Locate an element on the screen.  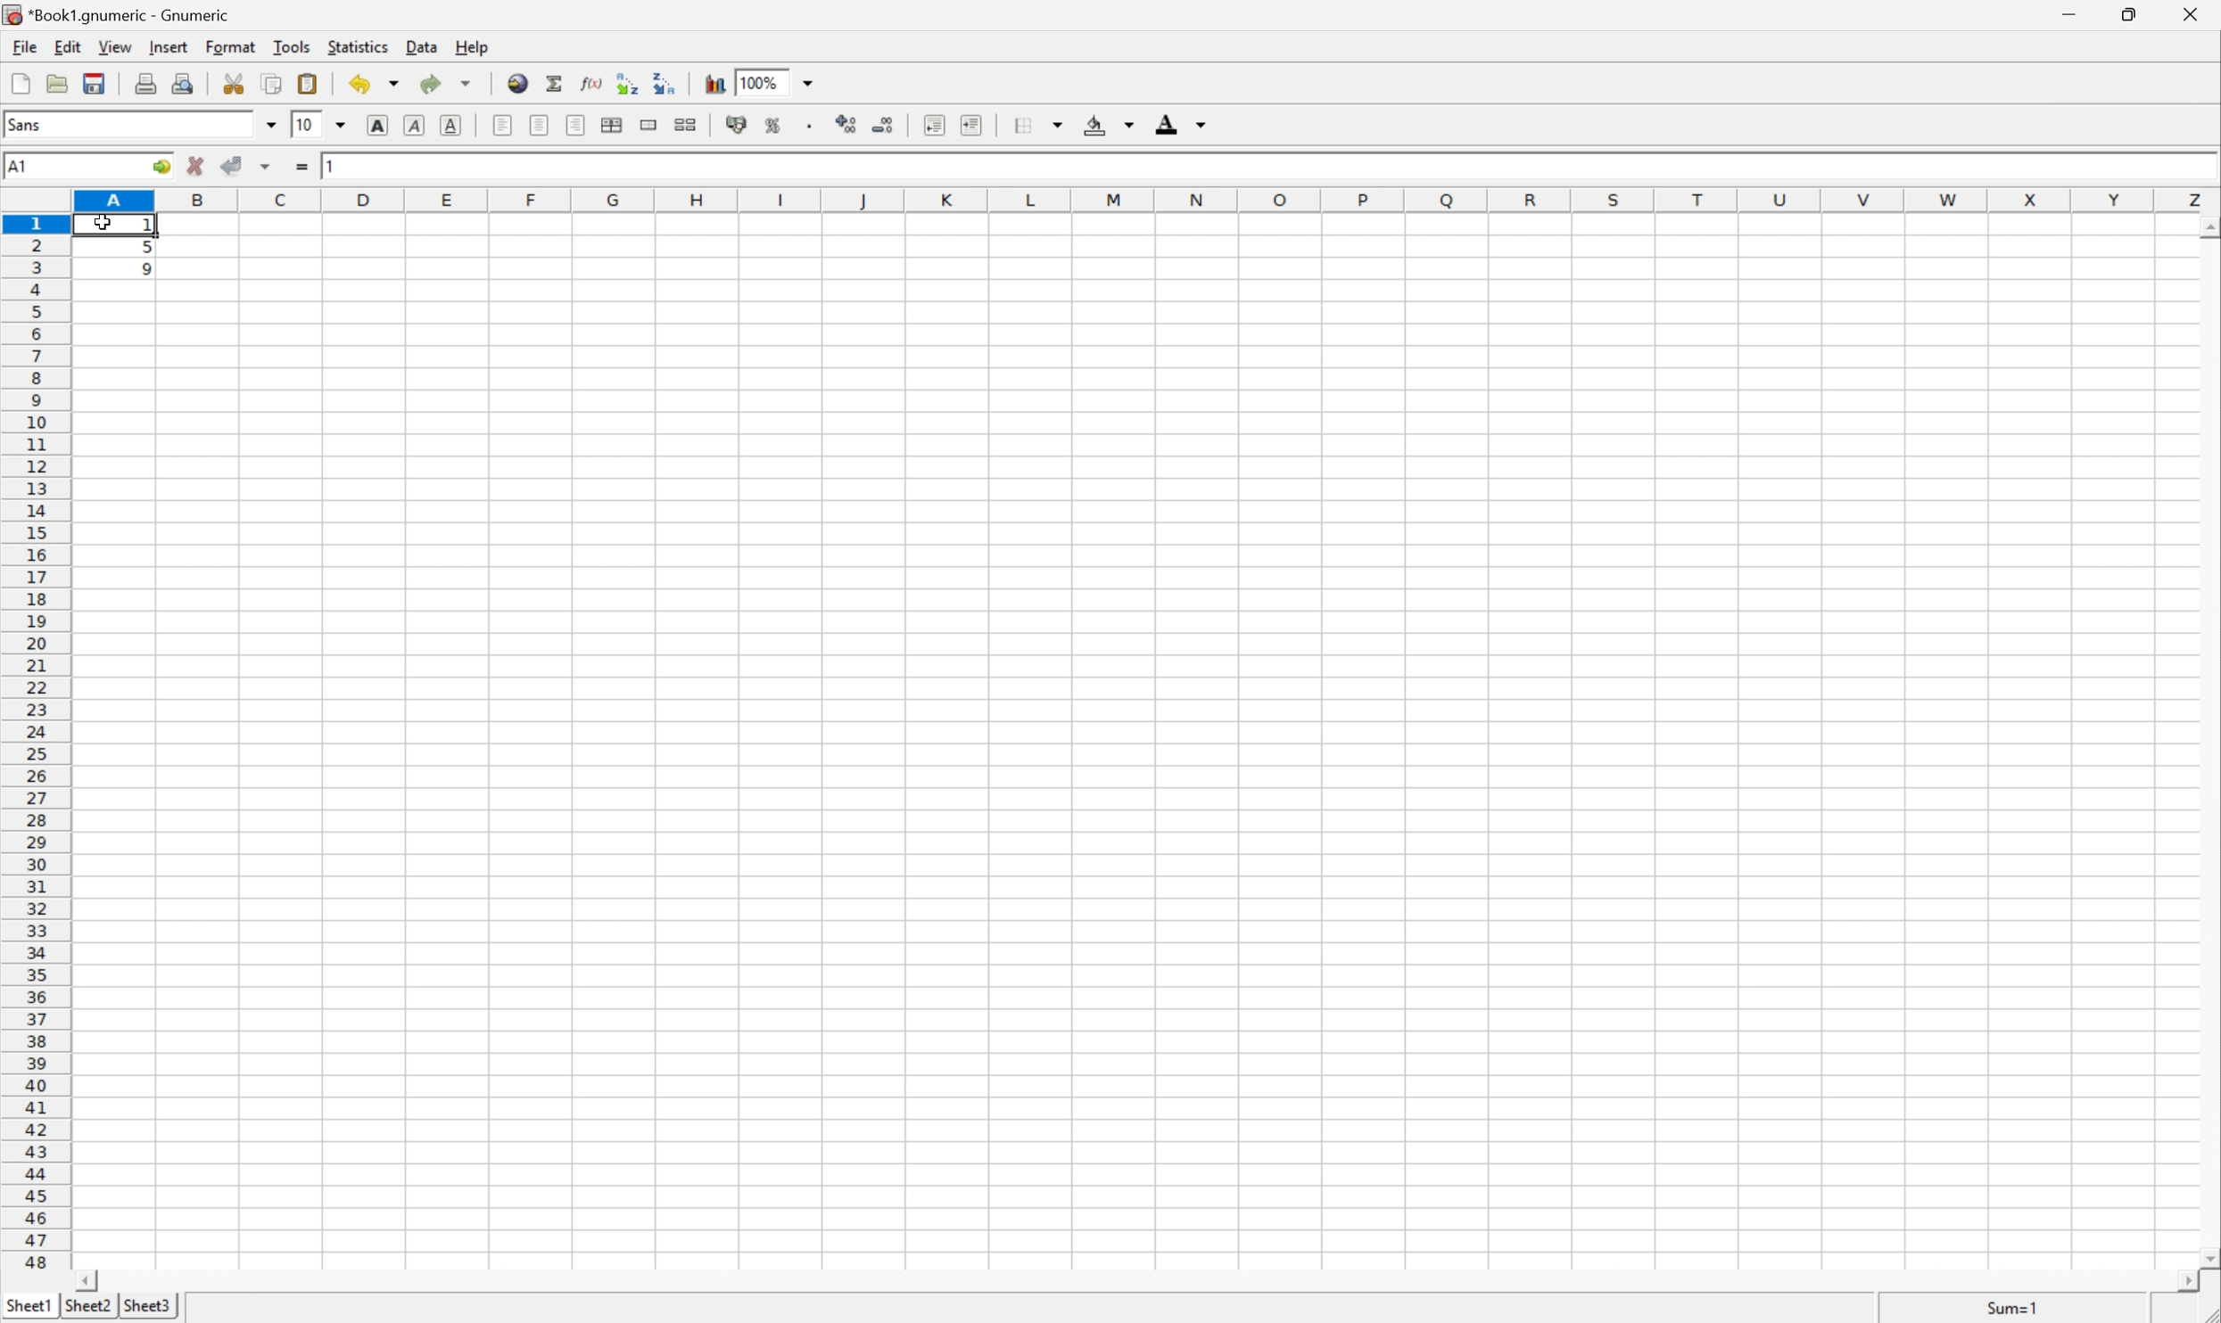
align right is located at coordinates (578, 124).